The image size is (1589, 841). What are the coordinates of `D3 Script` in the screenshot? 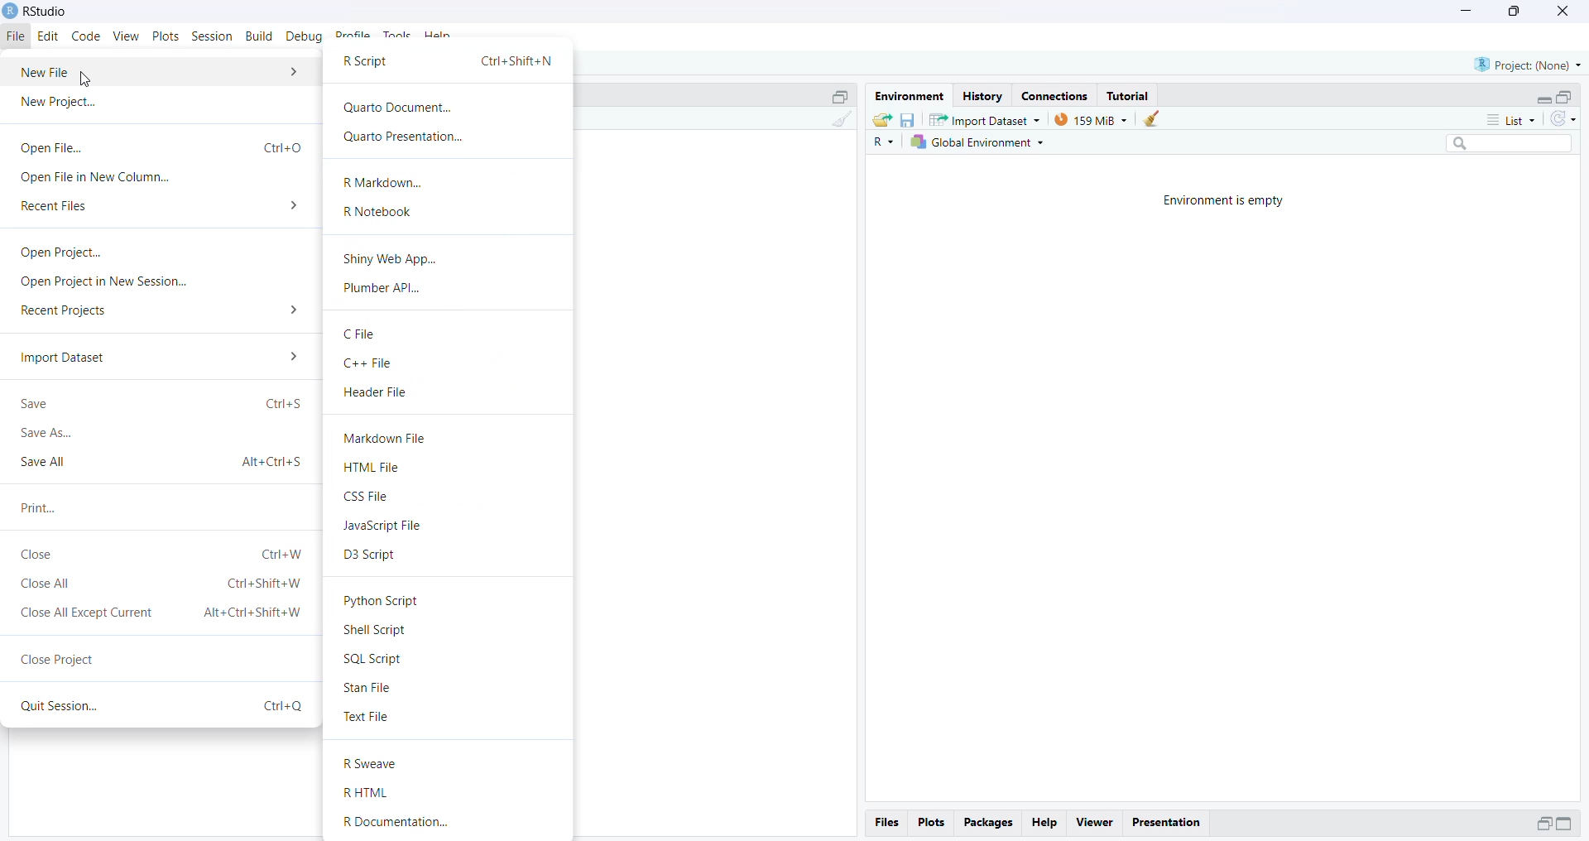 It's located at (370, 555).